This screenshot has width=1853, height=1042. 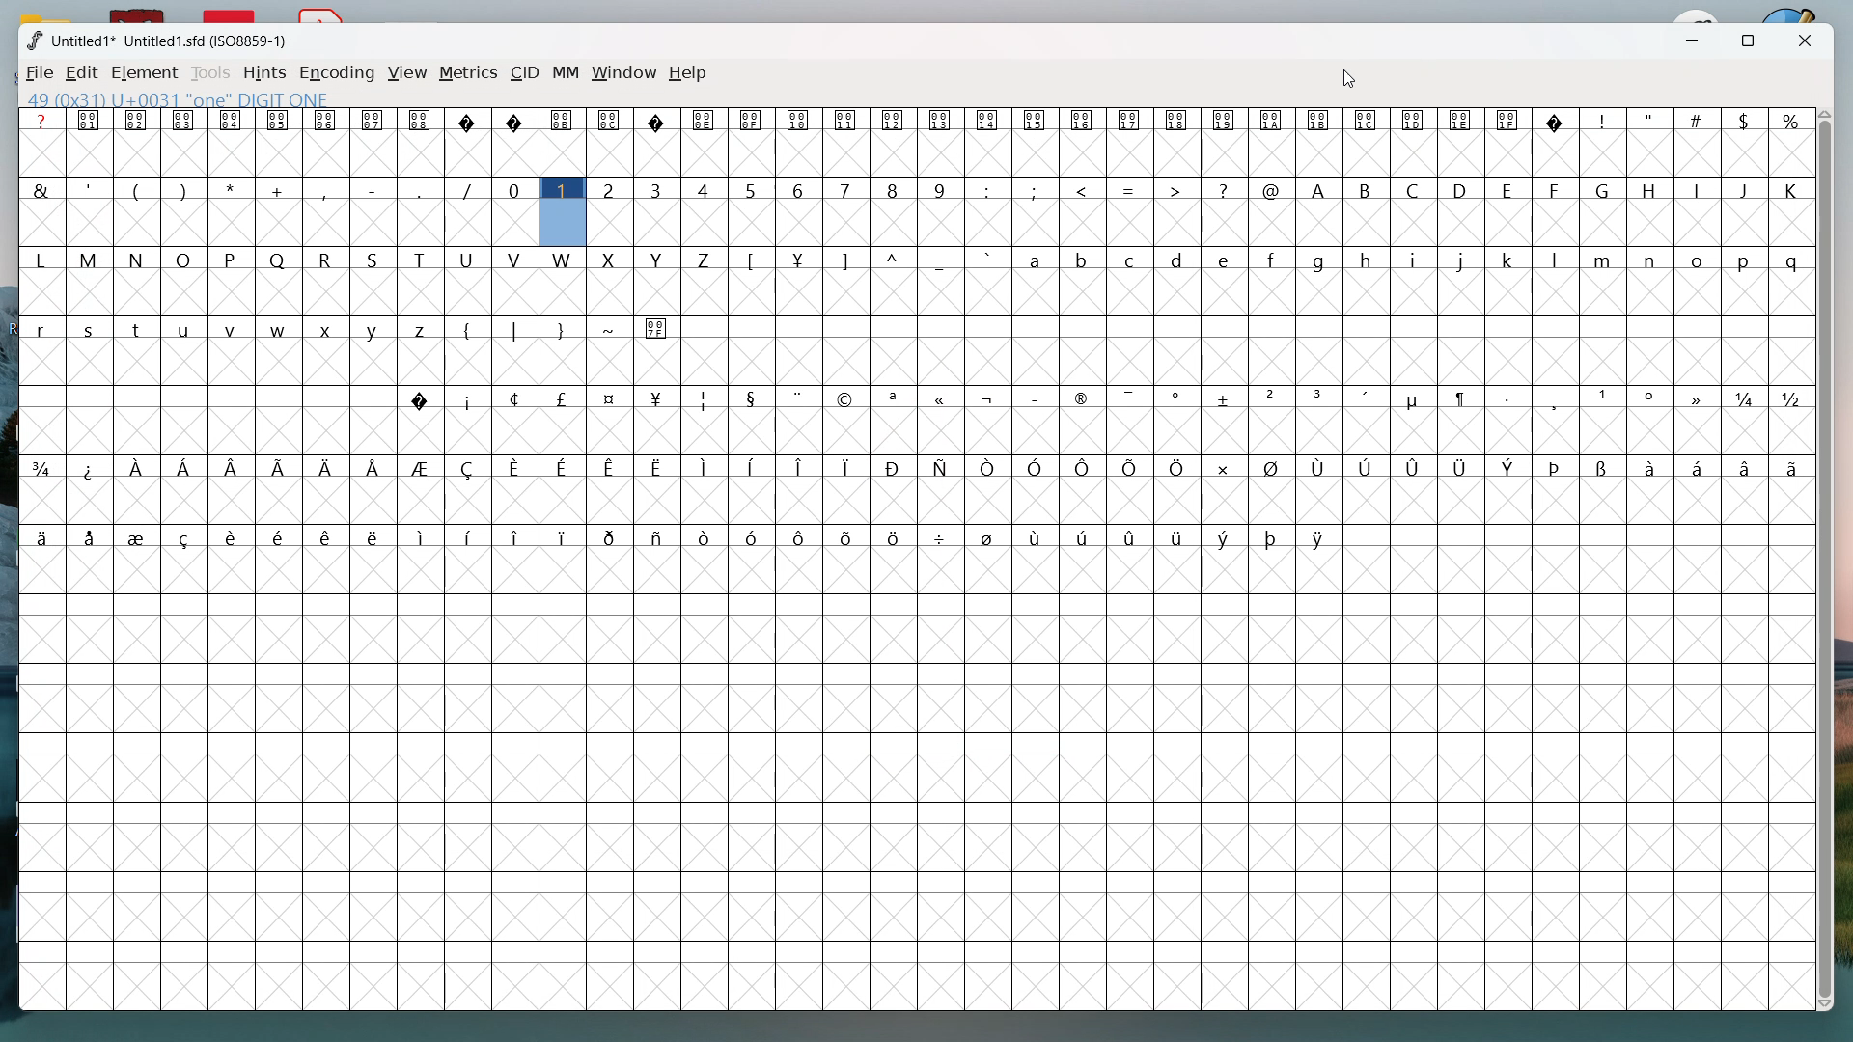 I want to click on encoding, so click(x=337, y=74).